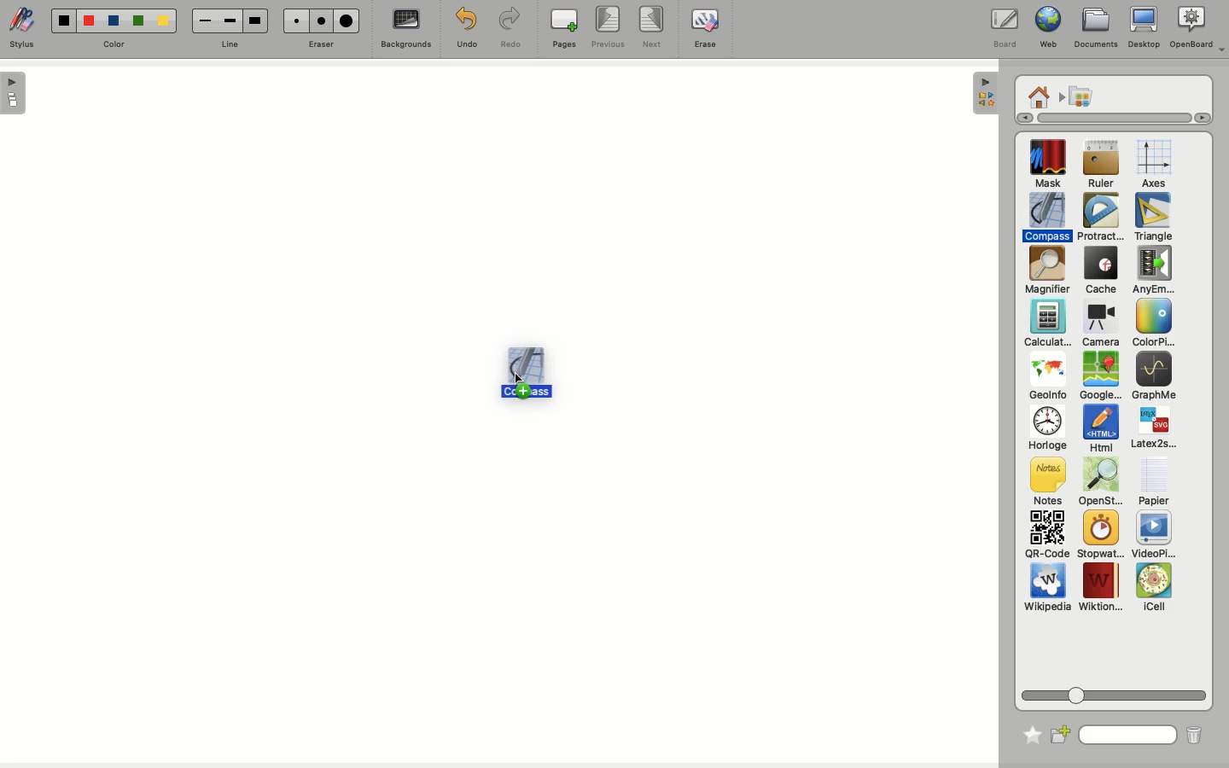 Image resolution: width=1229 pixels, height=768 pixels. Describe the element at coordinates (162, 22) in the screenshot. I see `color5` at that location.